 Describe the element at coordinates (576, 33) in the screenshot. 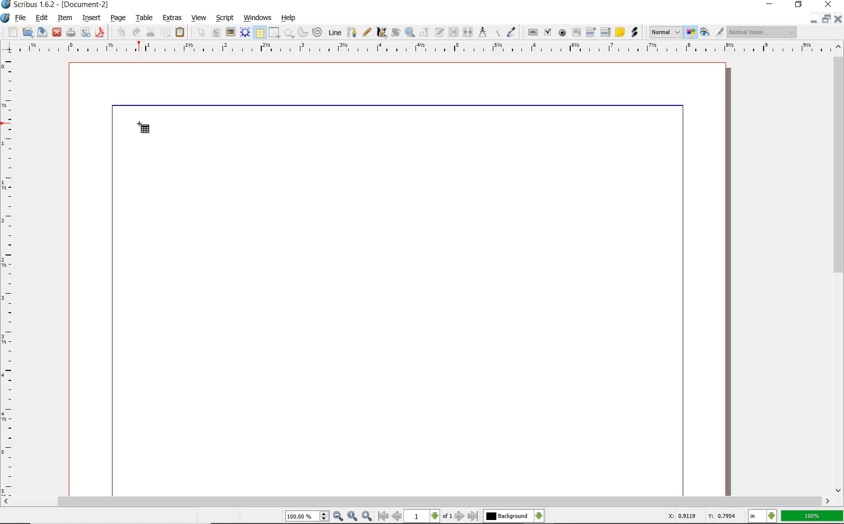

I see `pdf text field` at that location.